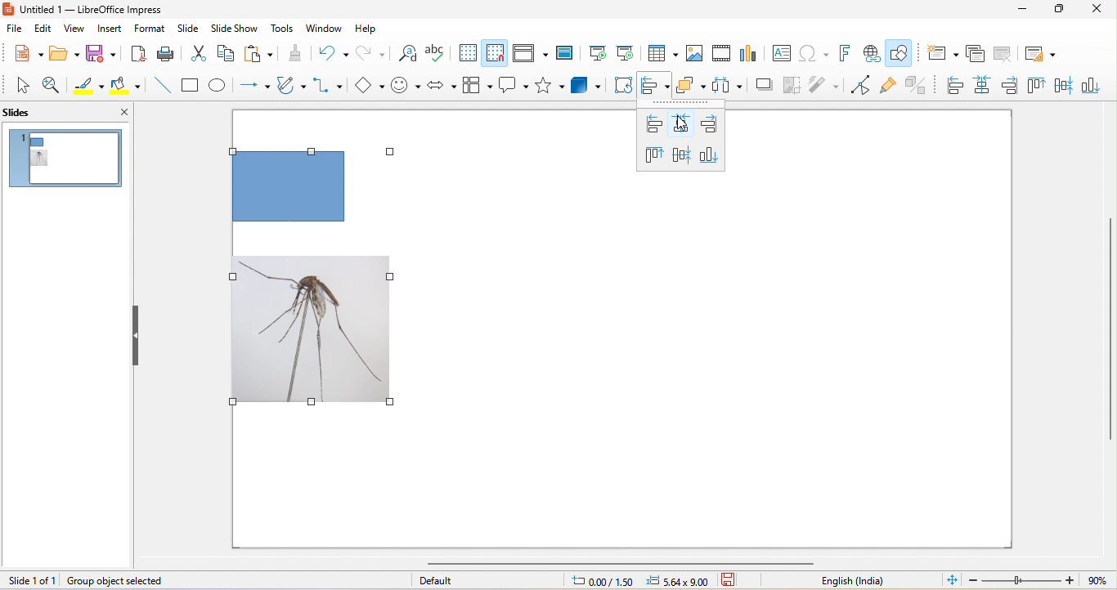  Describe the element at coordinates (1006, 54) in the screenshot. I see `delete slide` at that location.